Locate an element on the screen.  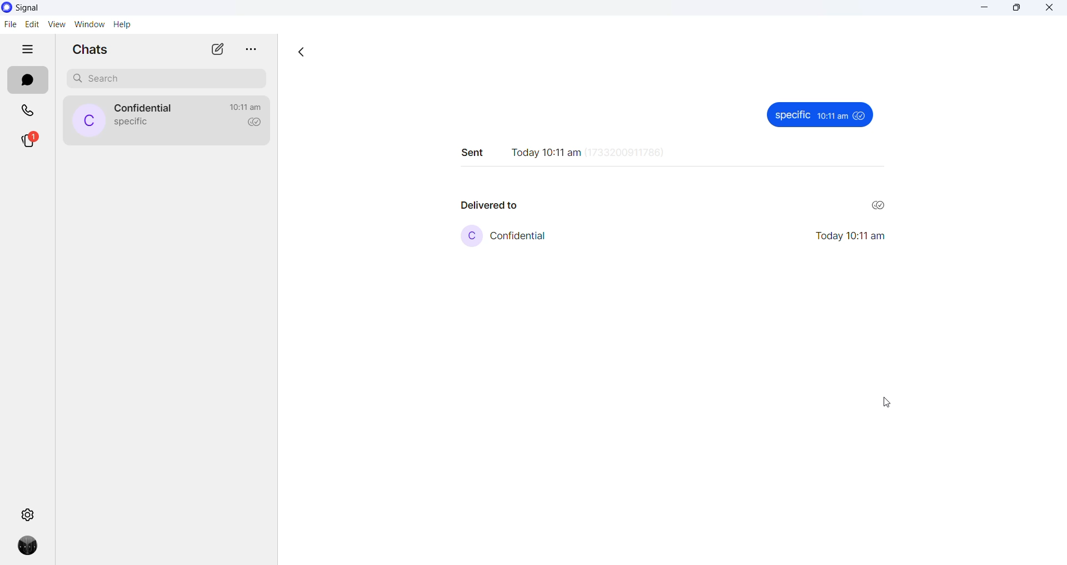
profile picture is located at coordinates (466, 234).